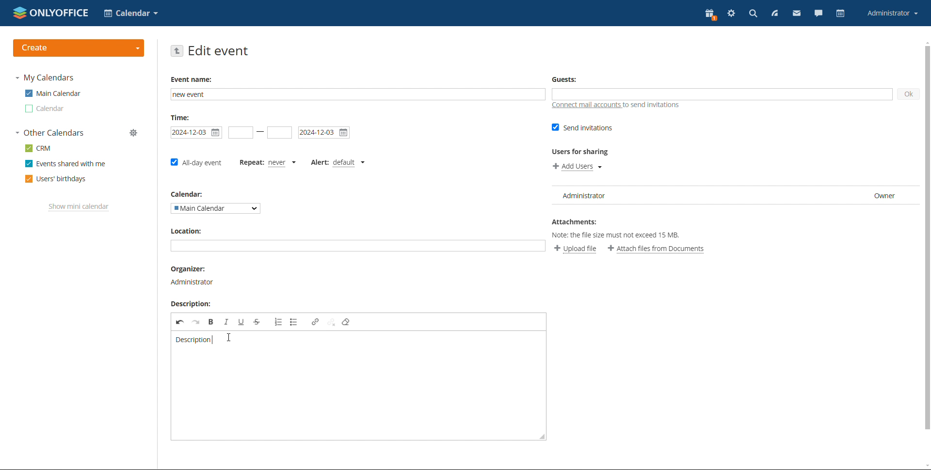 The height and width of the screenshot is (470, 931). What do you see at coordinates (278, 322) in the screenshot?
I see `insert/remove numbered list` at bounding box center [278, 322].